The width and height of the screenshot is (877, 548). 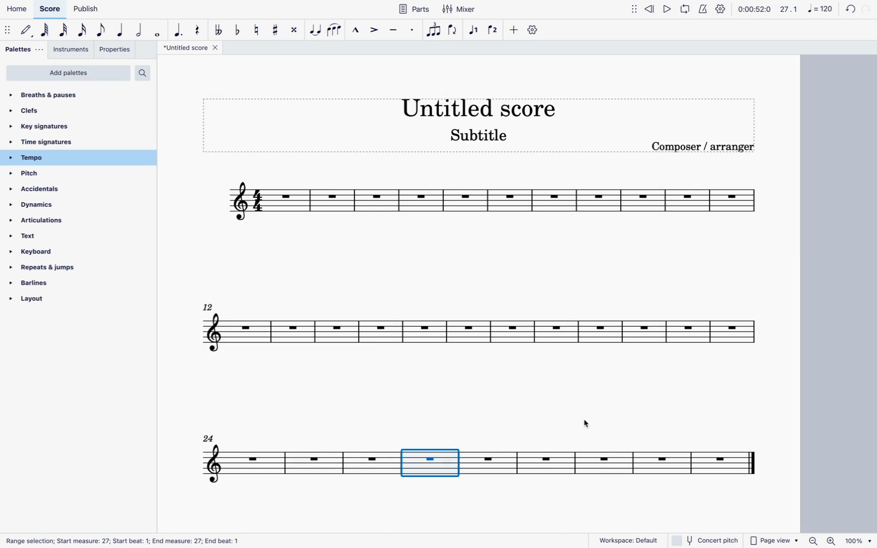 What do you see at coordinates (483, 204) in the screenshot?
I see `score` at bounding box center [483, 204].